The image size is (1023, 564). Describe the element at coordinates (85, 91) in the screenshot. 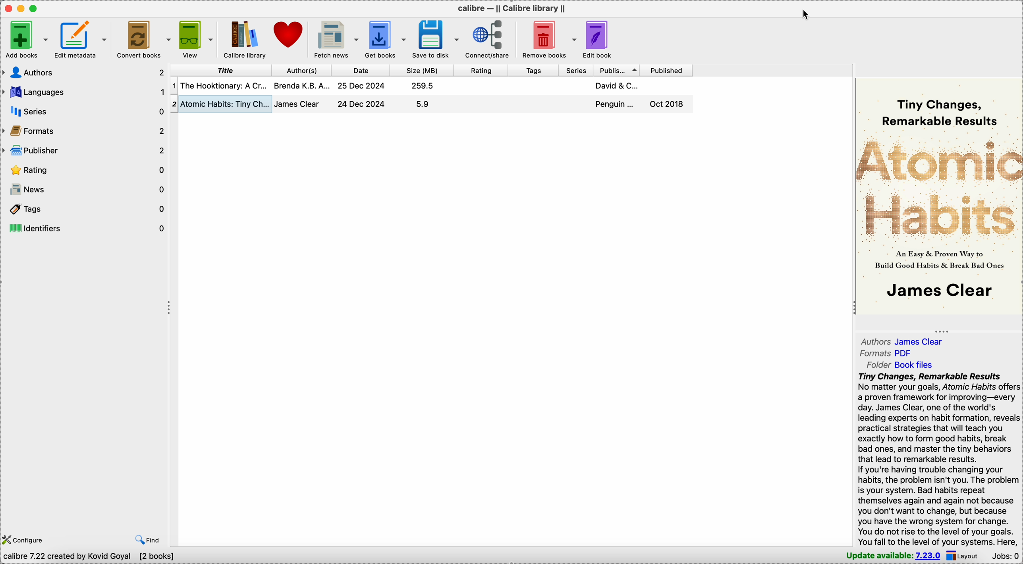

I see `languages` at that location.